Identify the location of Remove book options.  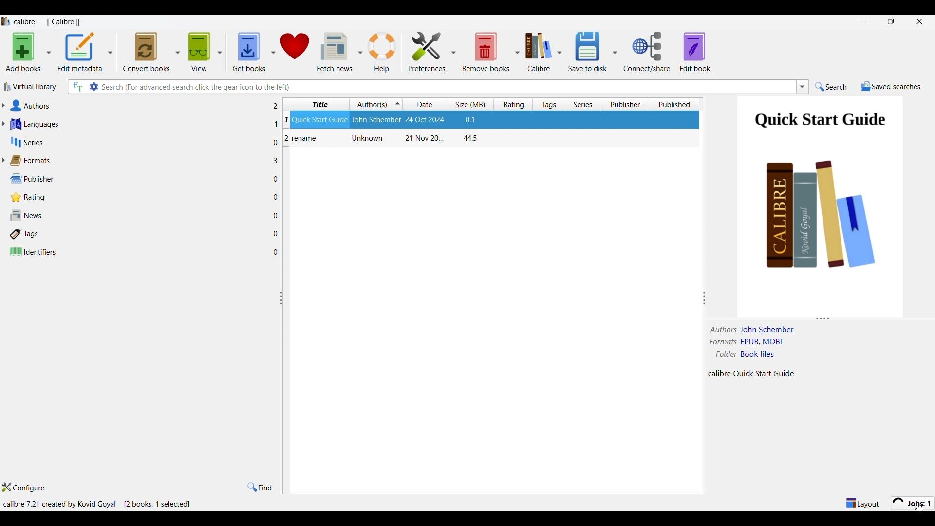
(517, 53).